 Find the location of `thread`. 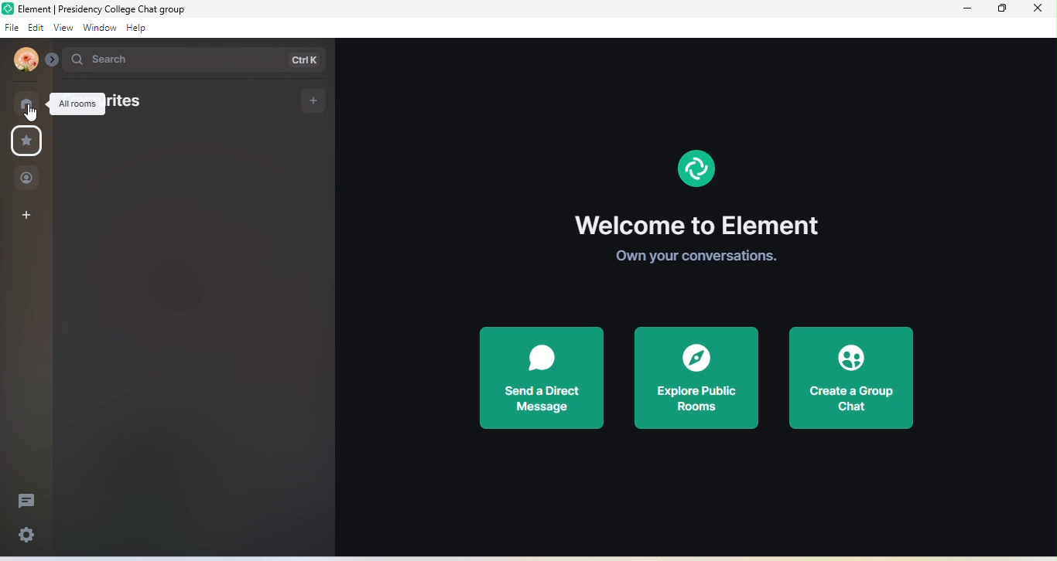

thread is located at coordinates (26, 501).